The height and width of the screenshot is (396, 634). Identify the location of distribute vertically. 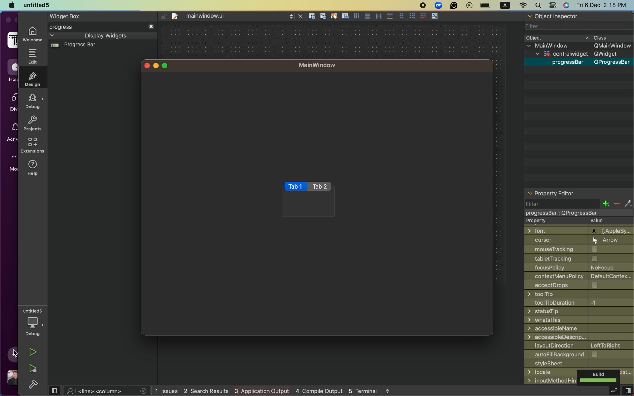
(391, 17).